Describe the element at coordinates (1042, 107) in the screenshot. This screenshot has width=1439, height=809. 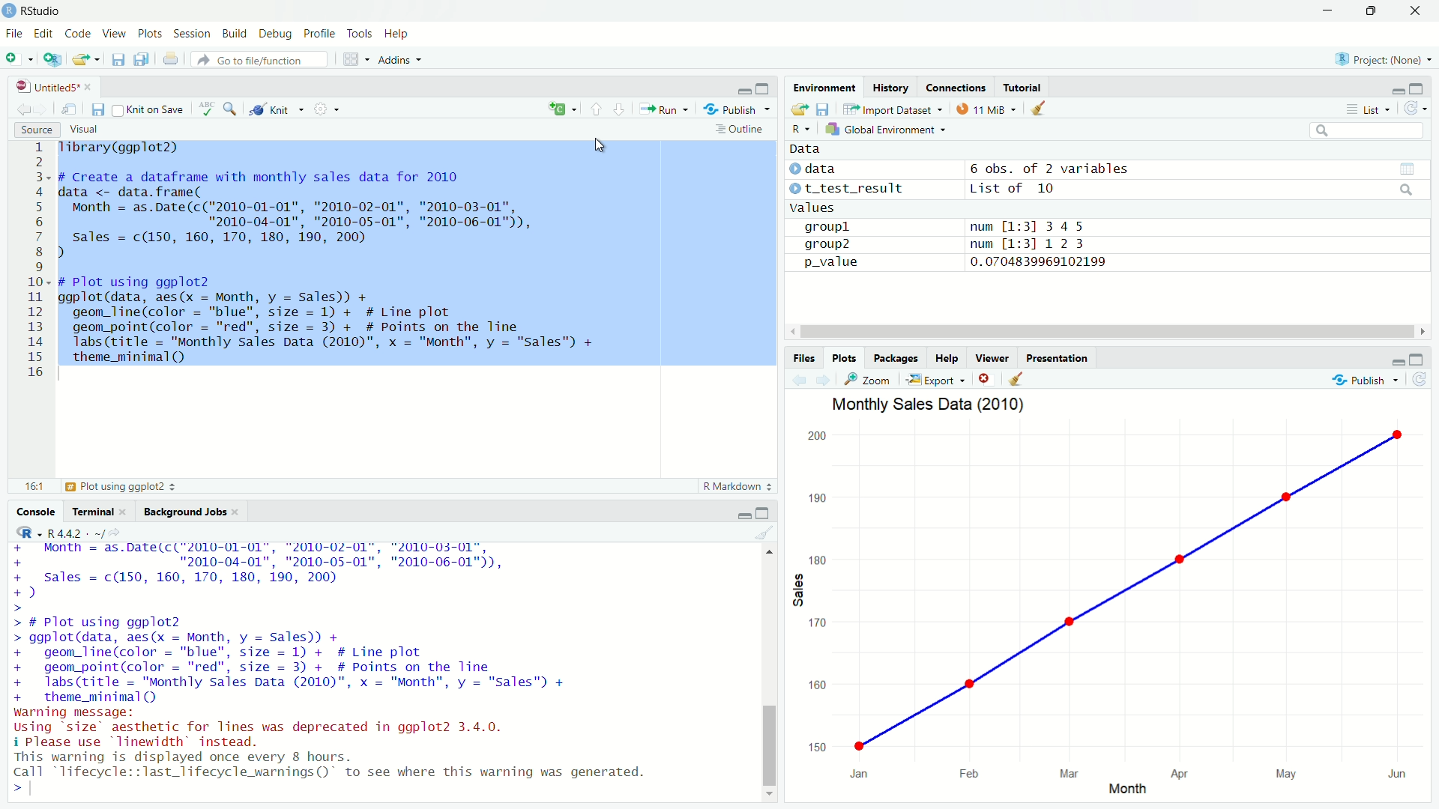
I see `clear object from workspace` at that location.